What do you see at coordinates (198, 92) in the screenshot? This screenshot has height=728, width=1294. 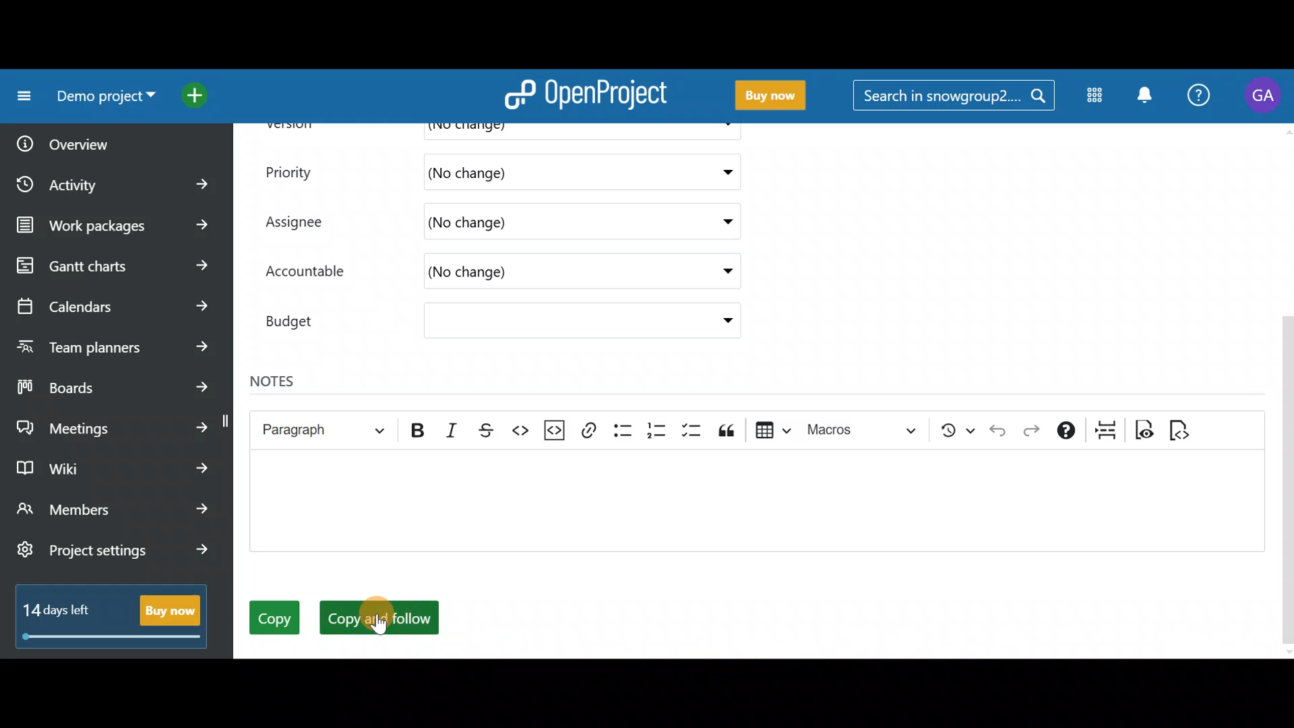 I see `Open quick add menu` at bounding box center [198, 92].